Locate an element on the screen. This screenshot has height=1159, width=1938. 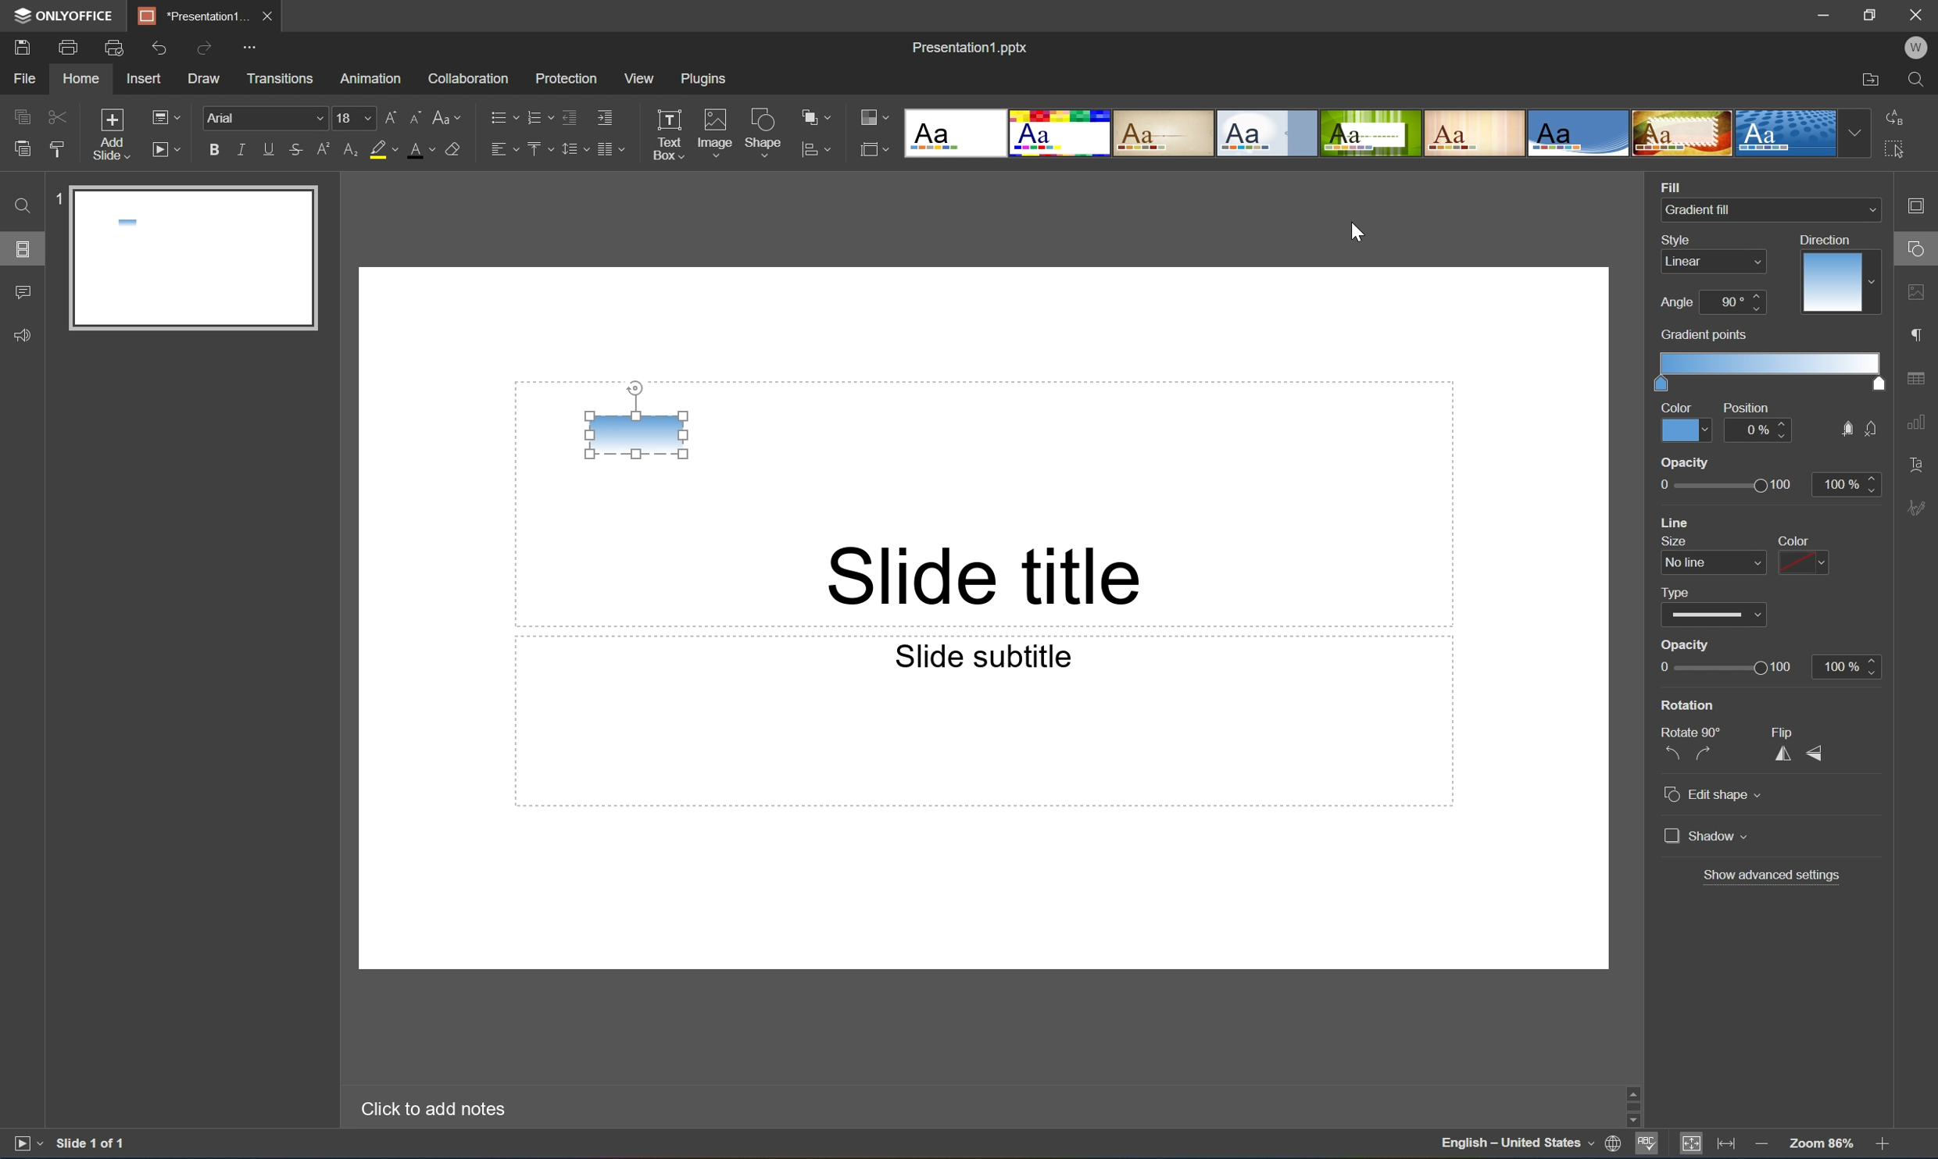
Click to add notes is located at coordinates (430, 1107).